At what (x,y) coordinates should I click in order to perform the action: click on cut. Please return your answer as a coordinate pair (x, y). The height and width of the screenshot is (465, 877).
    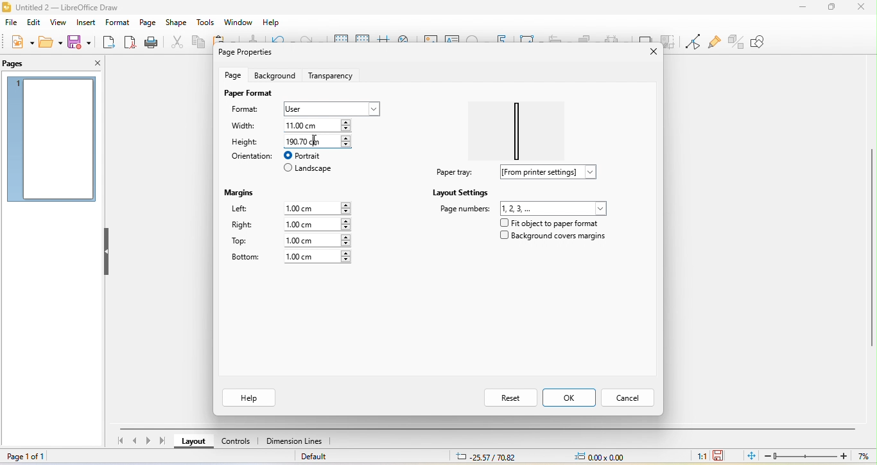
    Looking at the image, I should click on (175, 42).